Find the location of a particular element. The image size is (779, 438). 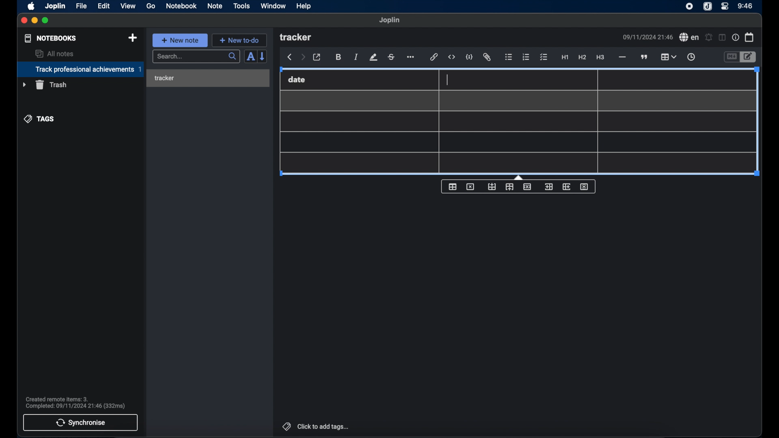

sync notification is located at coordinates (75, 403).